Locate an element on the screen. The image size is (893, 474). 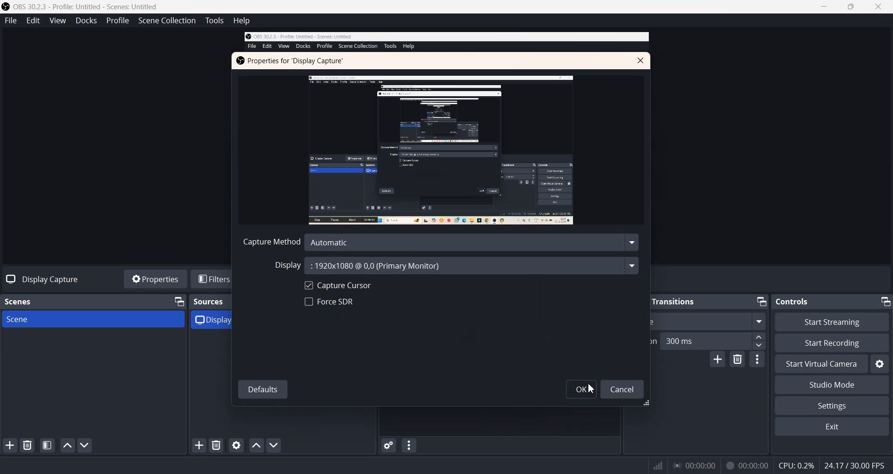
Swipe is located at coordinates (709, 321).